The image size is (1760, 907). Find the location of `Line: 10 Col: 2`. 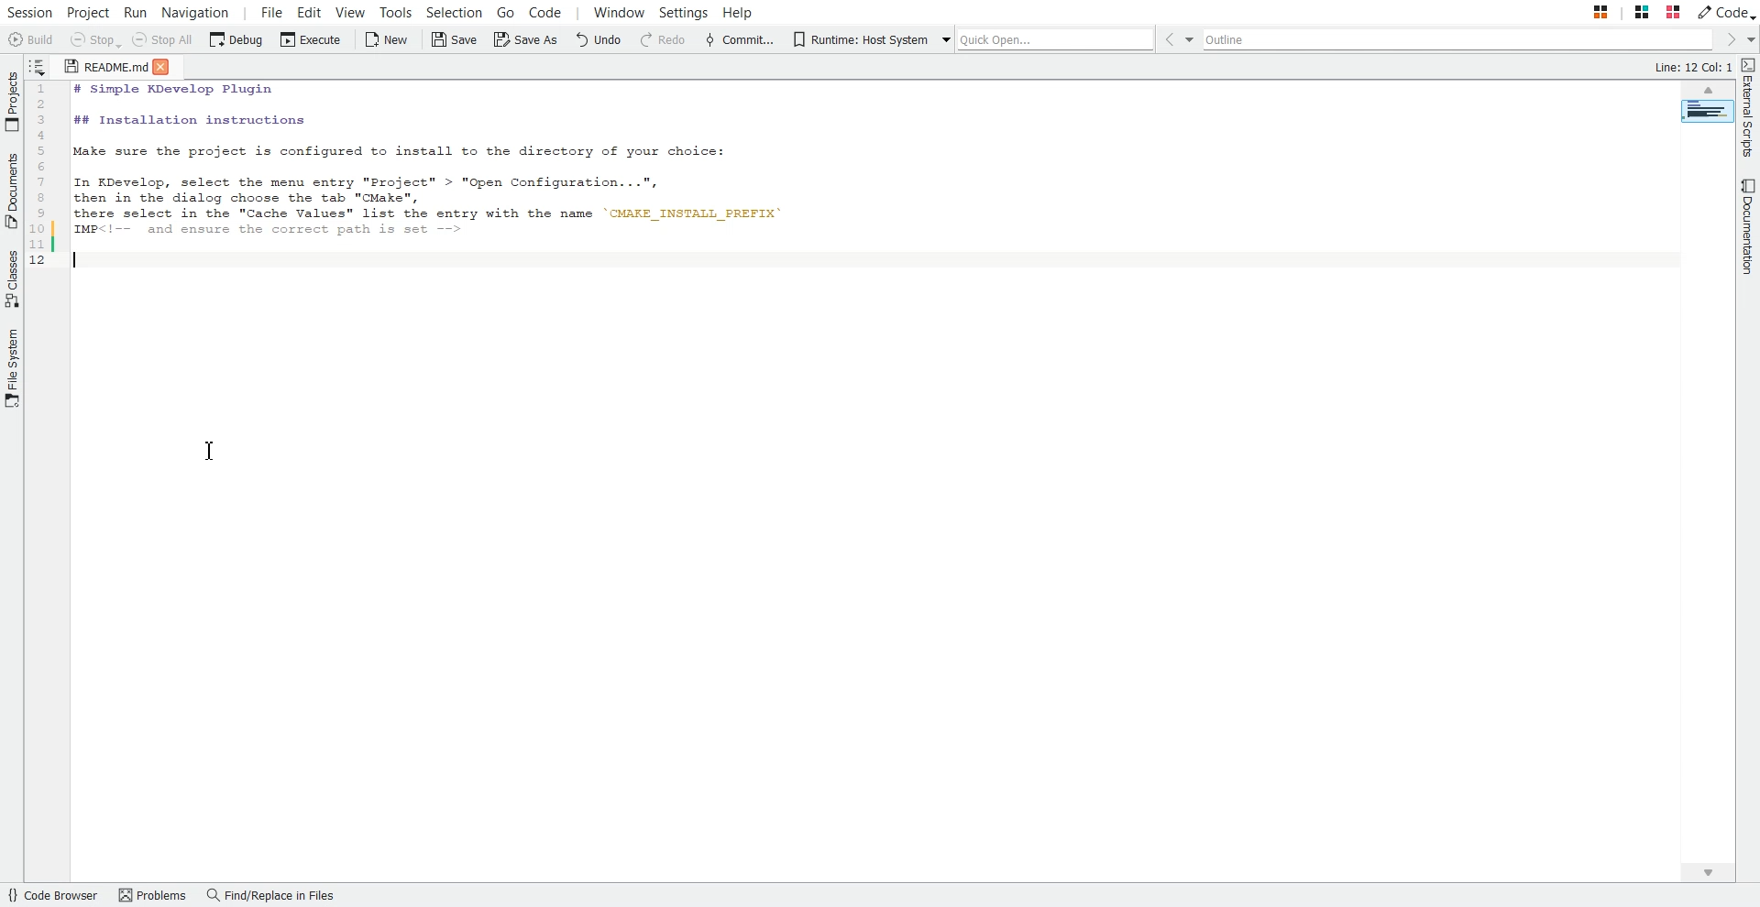

Line: 10 Col: 2 is located at coordinates (1694, 65).